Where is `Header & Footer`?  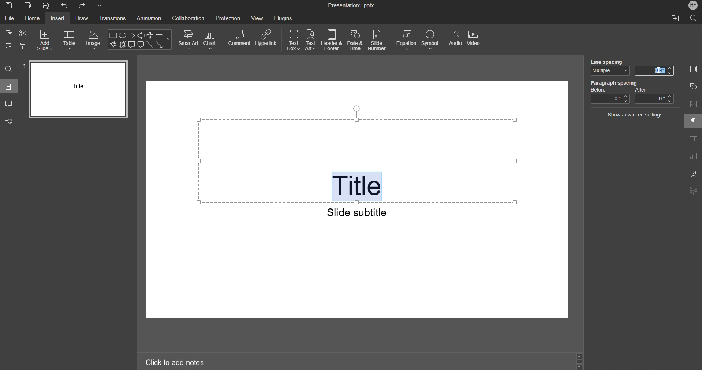 Header & Footer is located at coordinates (332, 40).